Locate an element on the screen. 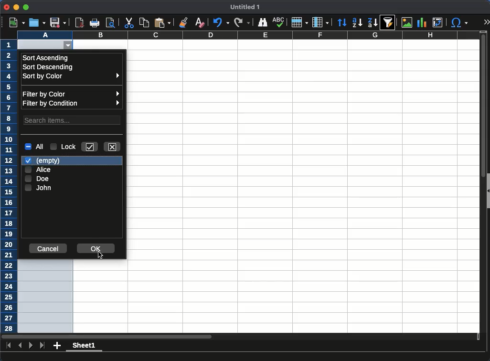  search is located at coordinates (73, 119).